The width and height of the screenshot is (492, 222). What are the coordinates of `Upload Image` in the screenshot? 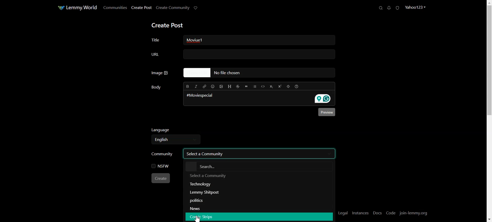 It's located at (221, 86).